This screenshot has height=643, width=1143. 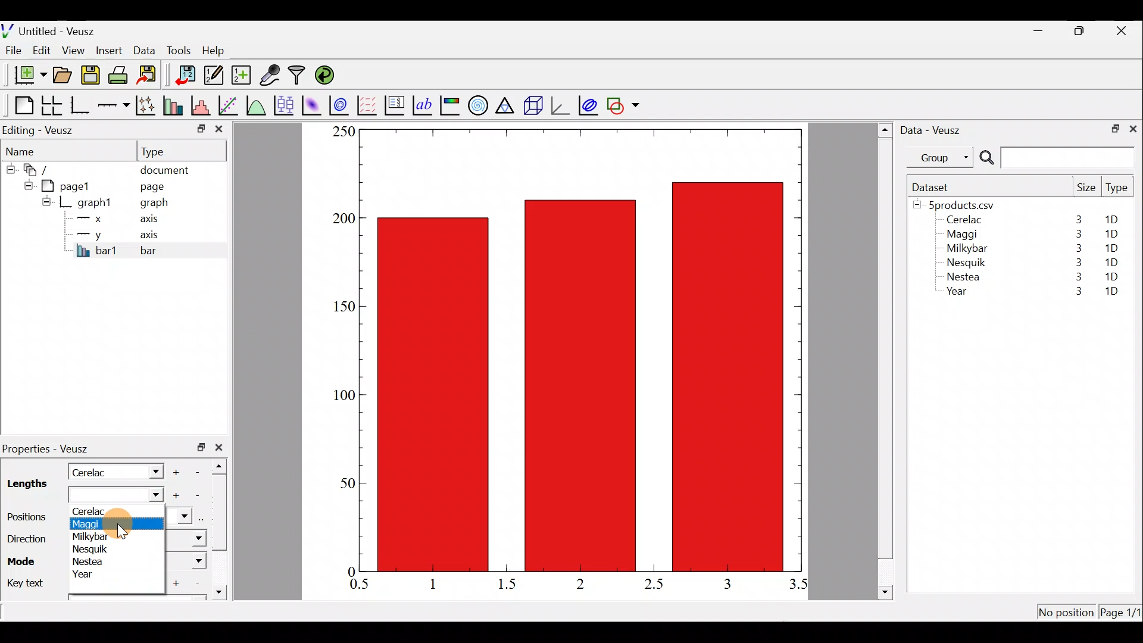 What do you see at coordinates (229, 104) in the screenshot?
I see `Fit a function to data` at bounding box center [229, 104].